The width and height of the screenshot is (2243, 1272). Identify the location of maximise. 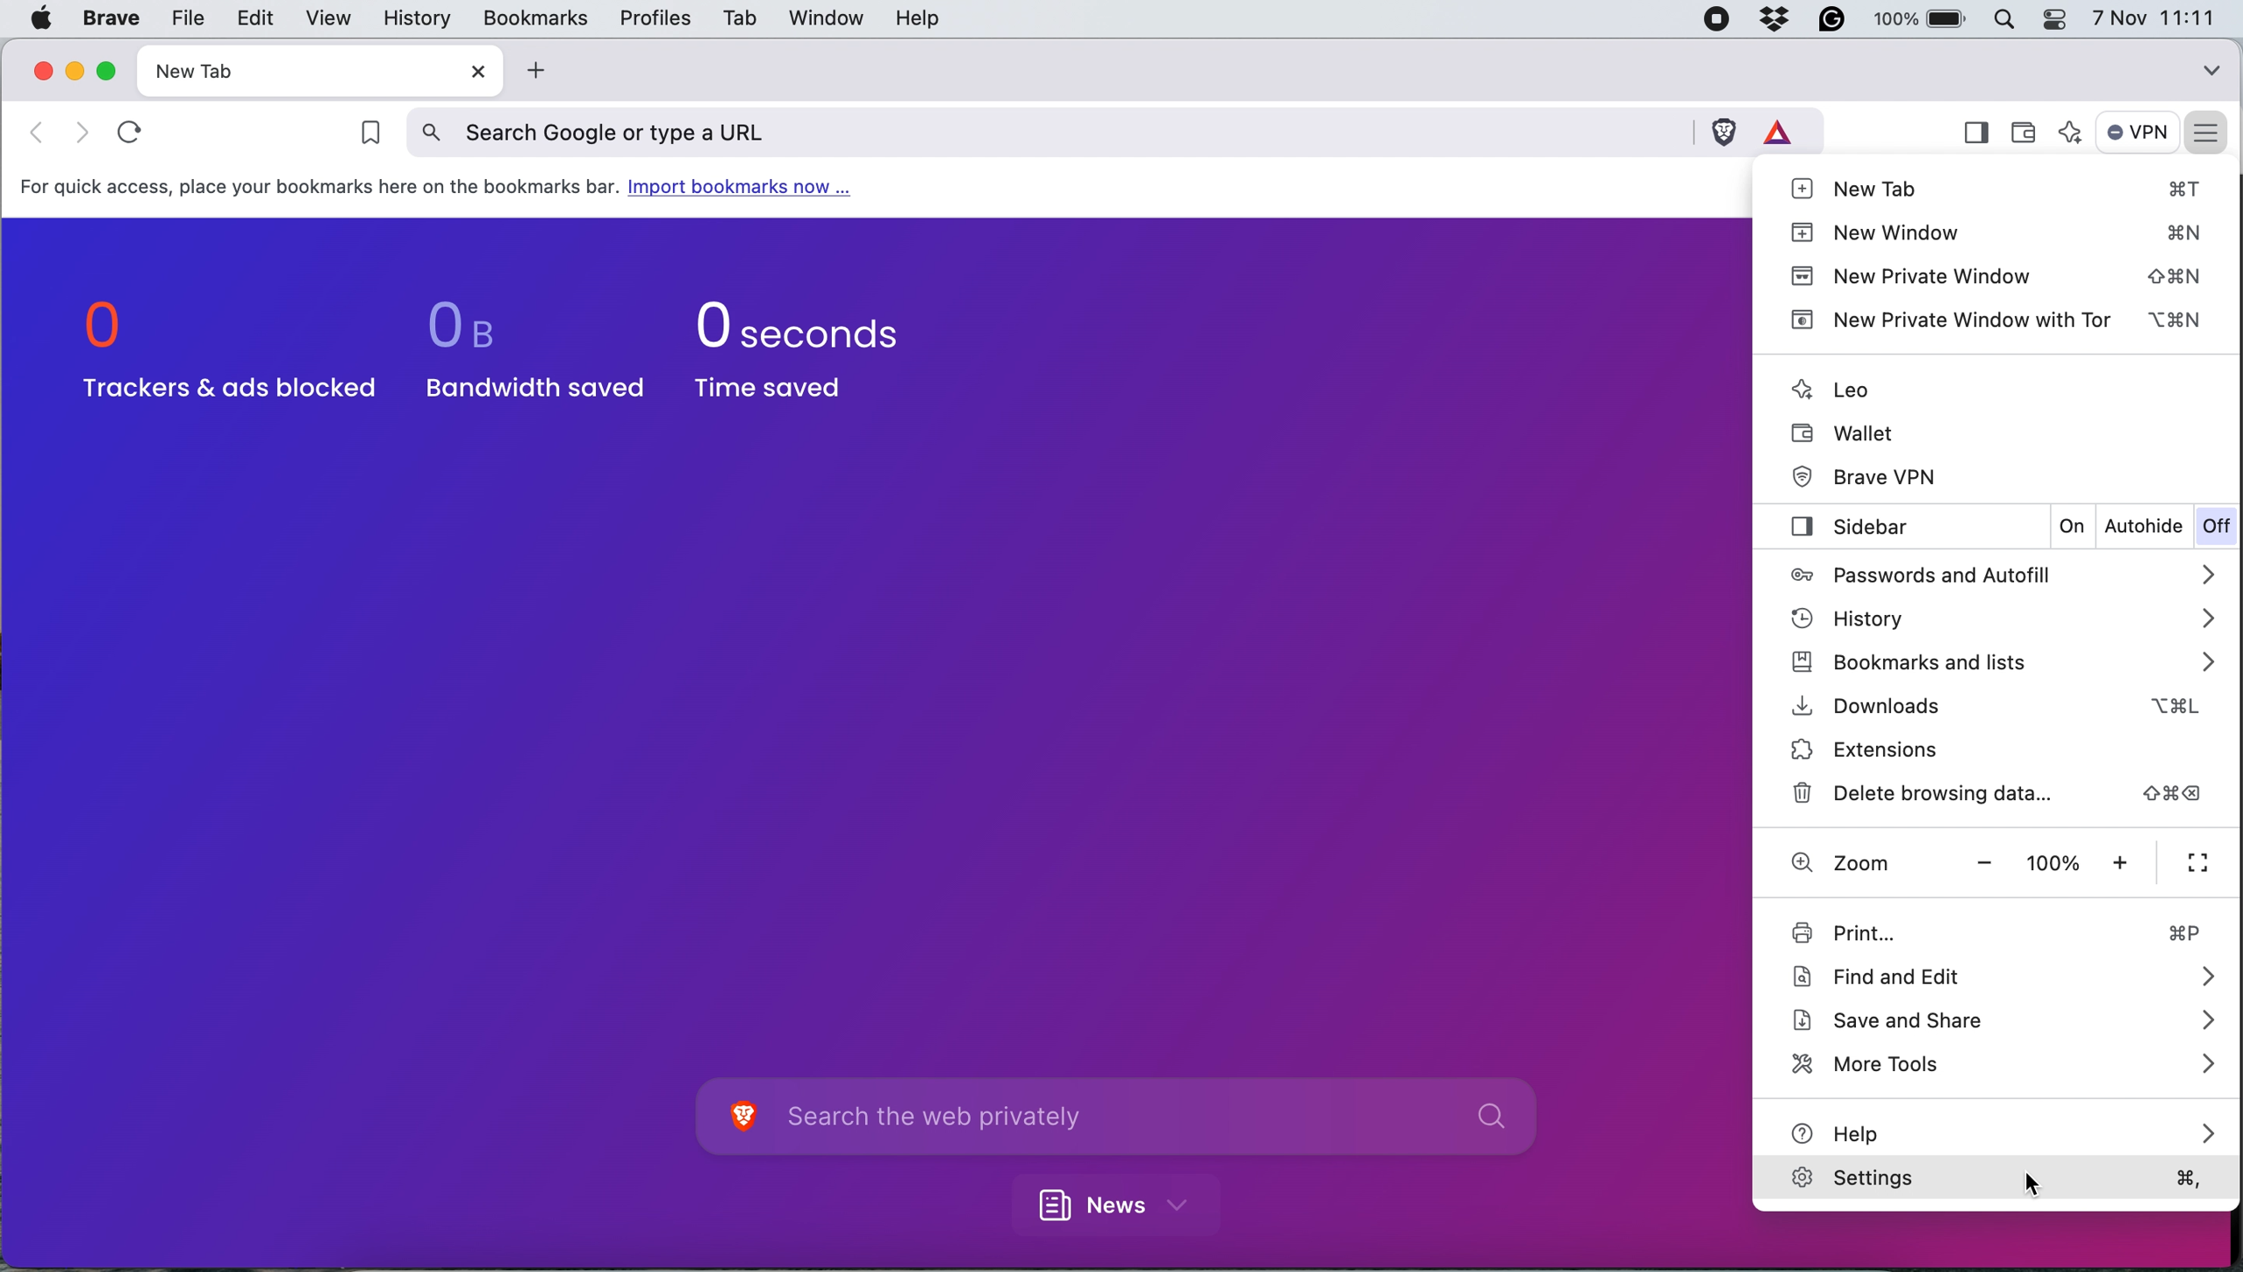
(110, 70).